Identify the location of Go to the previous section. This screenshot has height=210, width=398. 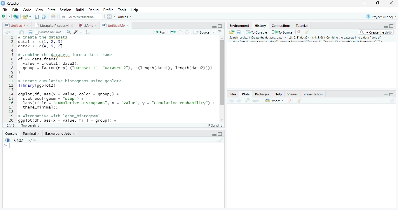
(181, 33).